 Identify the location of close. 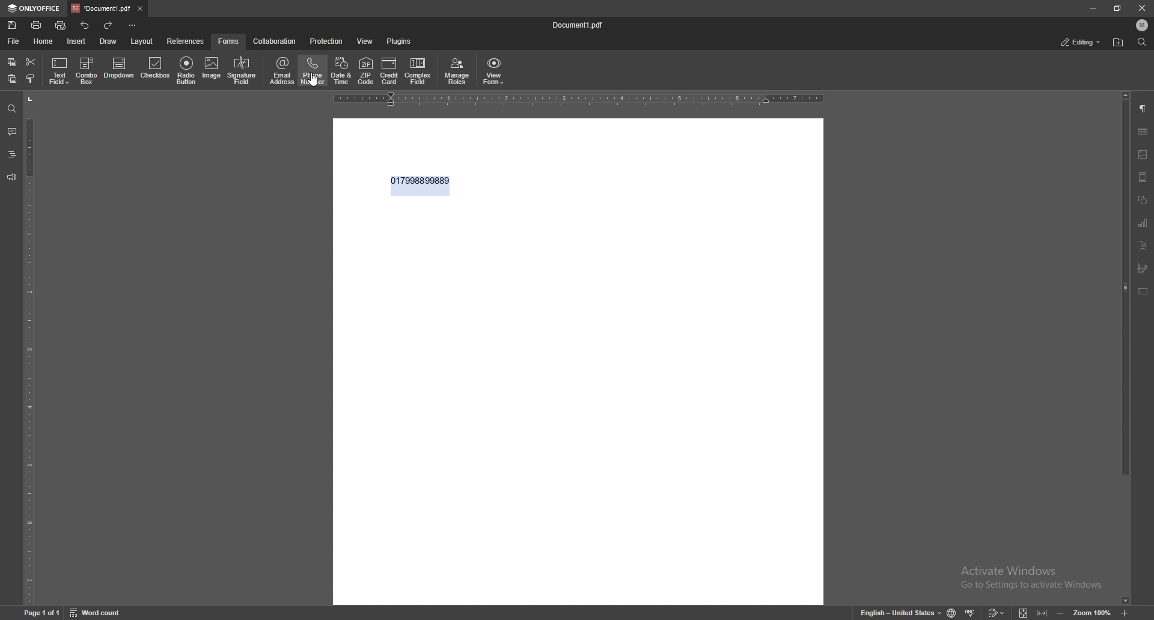
(139, 9).